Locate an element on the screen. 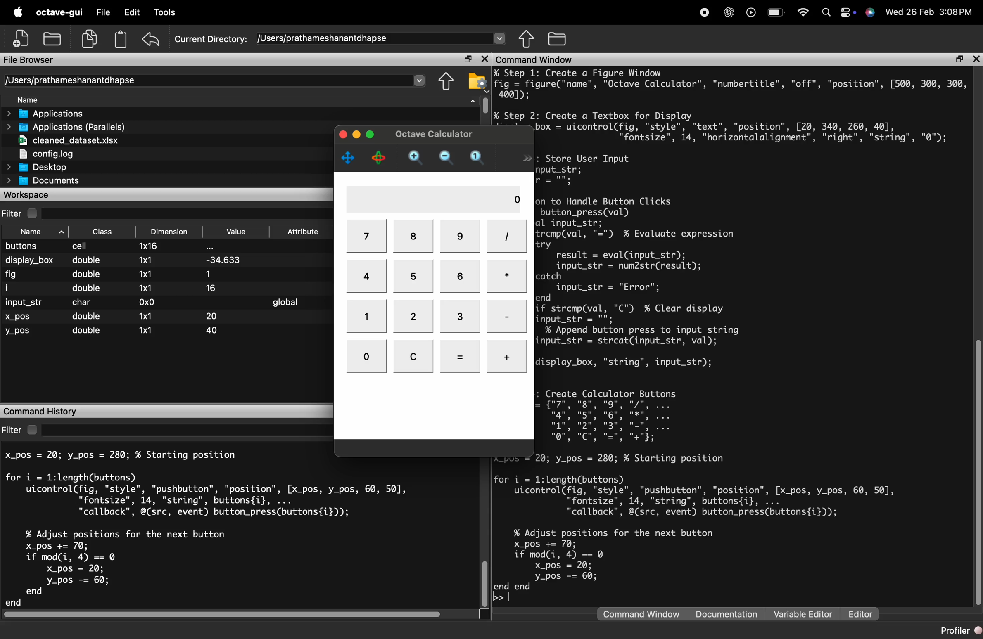 This screenshot has height=639, width=983. Current Directory: is located at coordinates (210, 40).